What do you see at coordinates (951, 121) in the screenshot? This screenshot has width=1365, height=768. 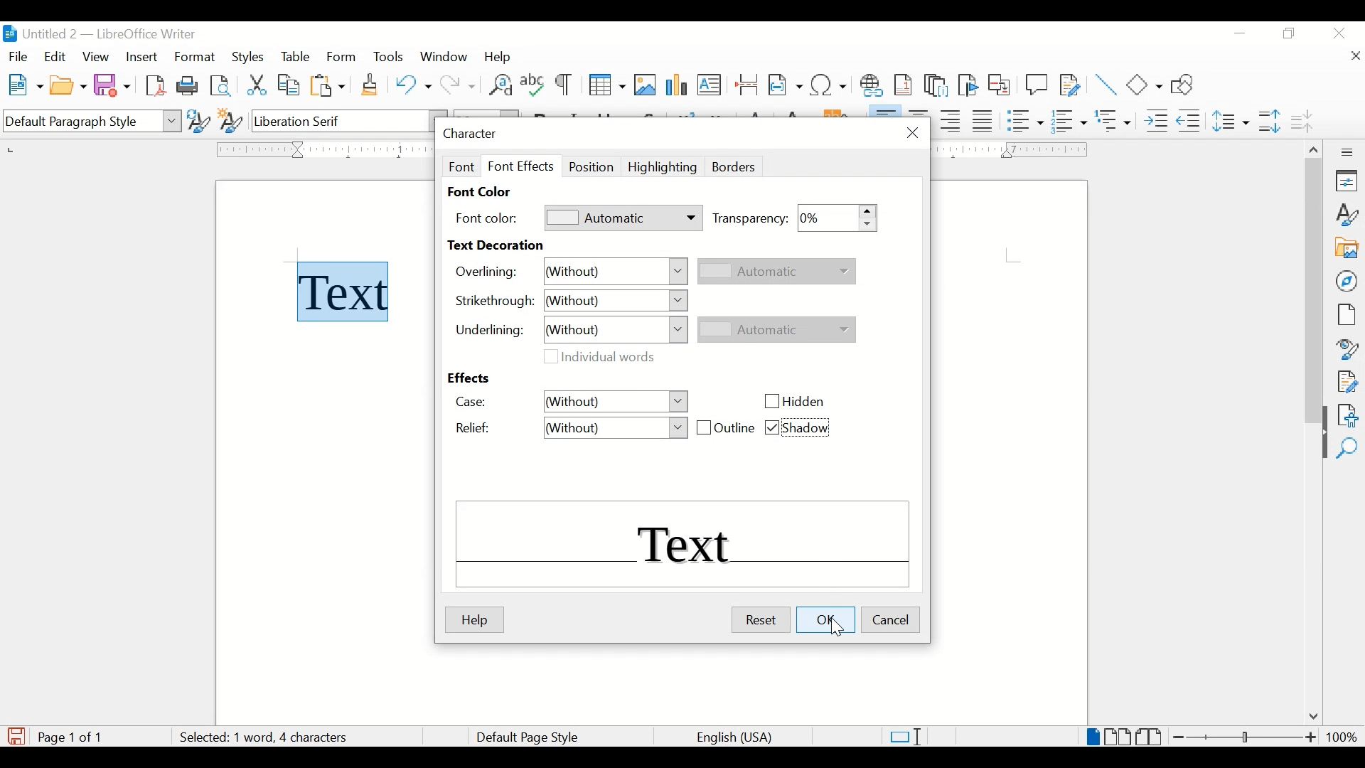 I see `align right` at bounding box center [951, 121].